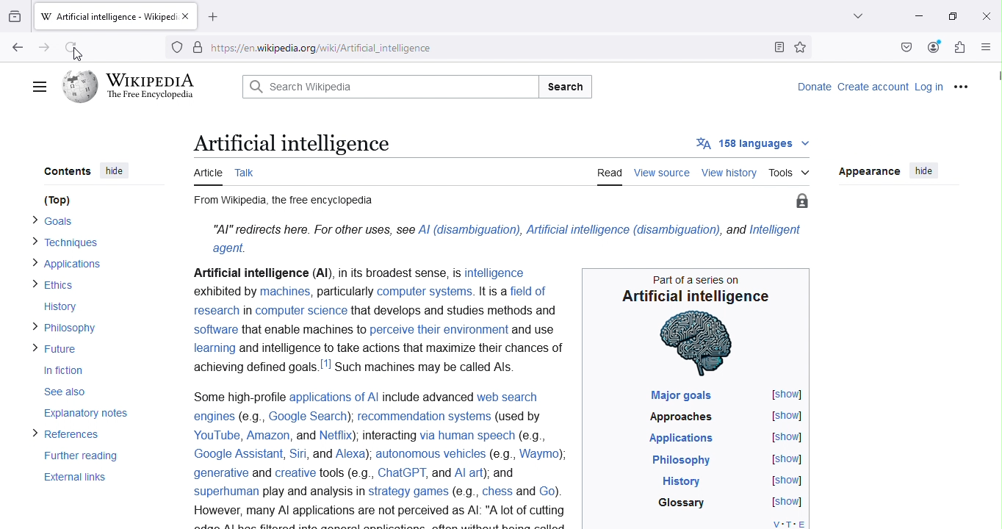 The height and width of the screenshot is (529, 1002). What do you see at coordinates (789, 461) in the screenshot?
I see `[show]` at bounding box center [789, 461].